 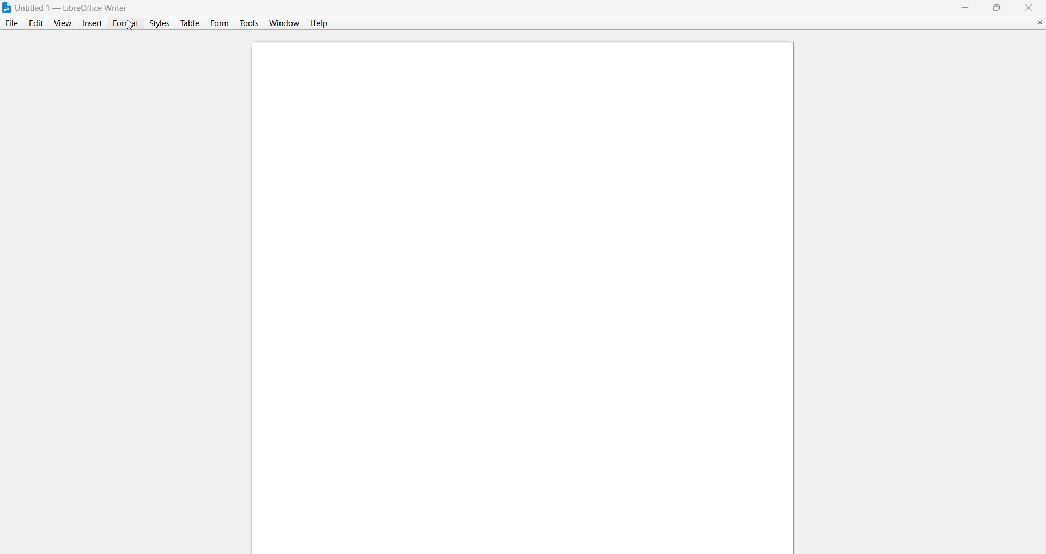 What do you see at coordinates (126, 25) in the screenshot?
I see `cursor` at bounding box center [126, 25].